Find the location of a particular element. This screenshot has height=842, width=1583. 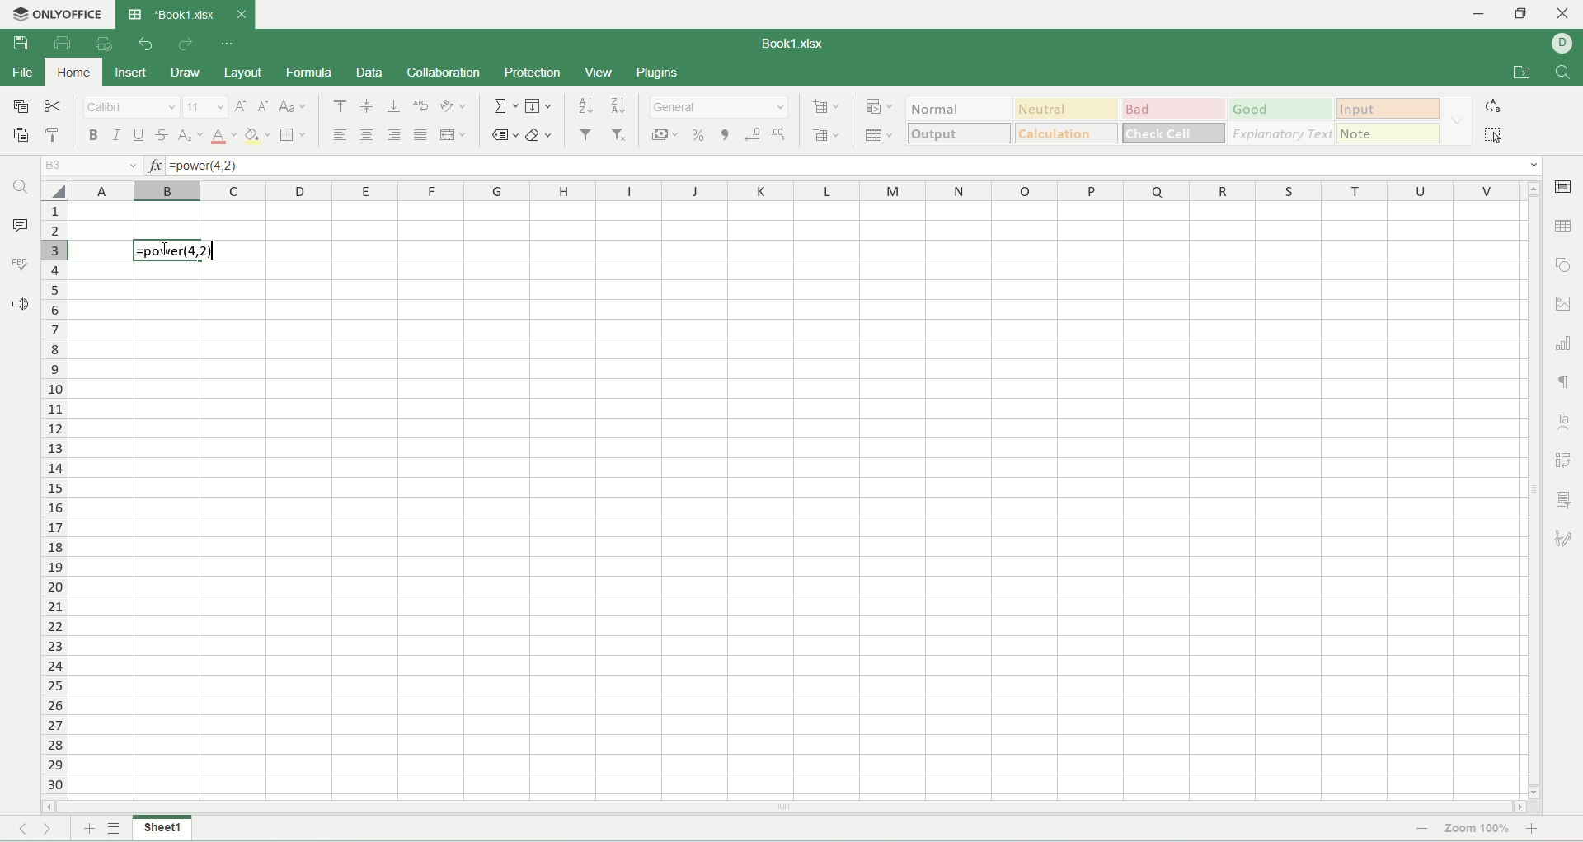

redo is located at coordinates (186, 45).